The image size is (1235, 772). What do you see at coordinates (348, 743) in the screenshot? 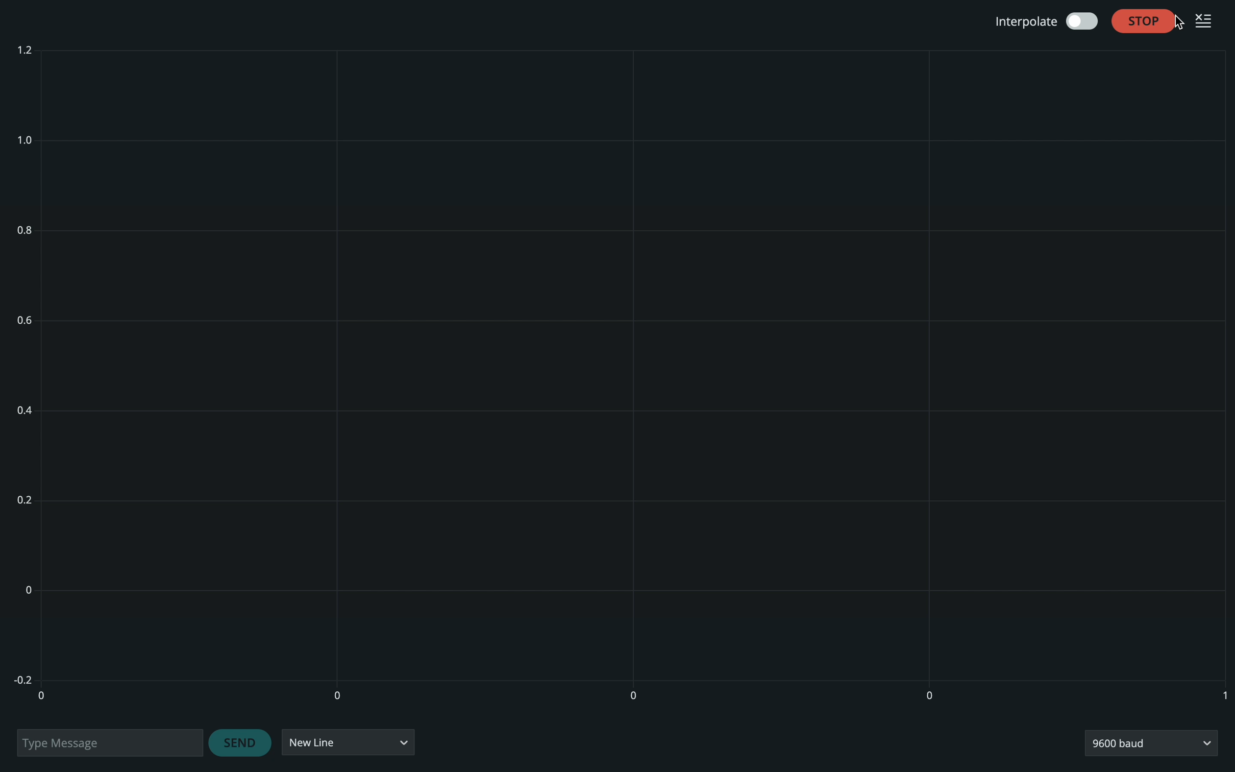
I see `new line` at bounding box center [348, 743].